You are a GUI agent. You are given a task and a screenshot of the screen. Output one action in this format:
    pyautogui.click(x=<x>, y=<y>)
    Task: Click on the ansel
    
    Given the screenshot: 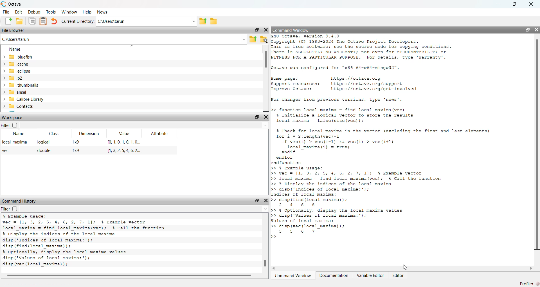 What is the action you would take?
    pyautogui.click(x=19, y=92)
    